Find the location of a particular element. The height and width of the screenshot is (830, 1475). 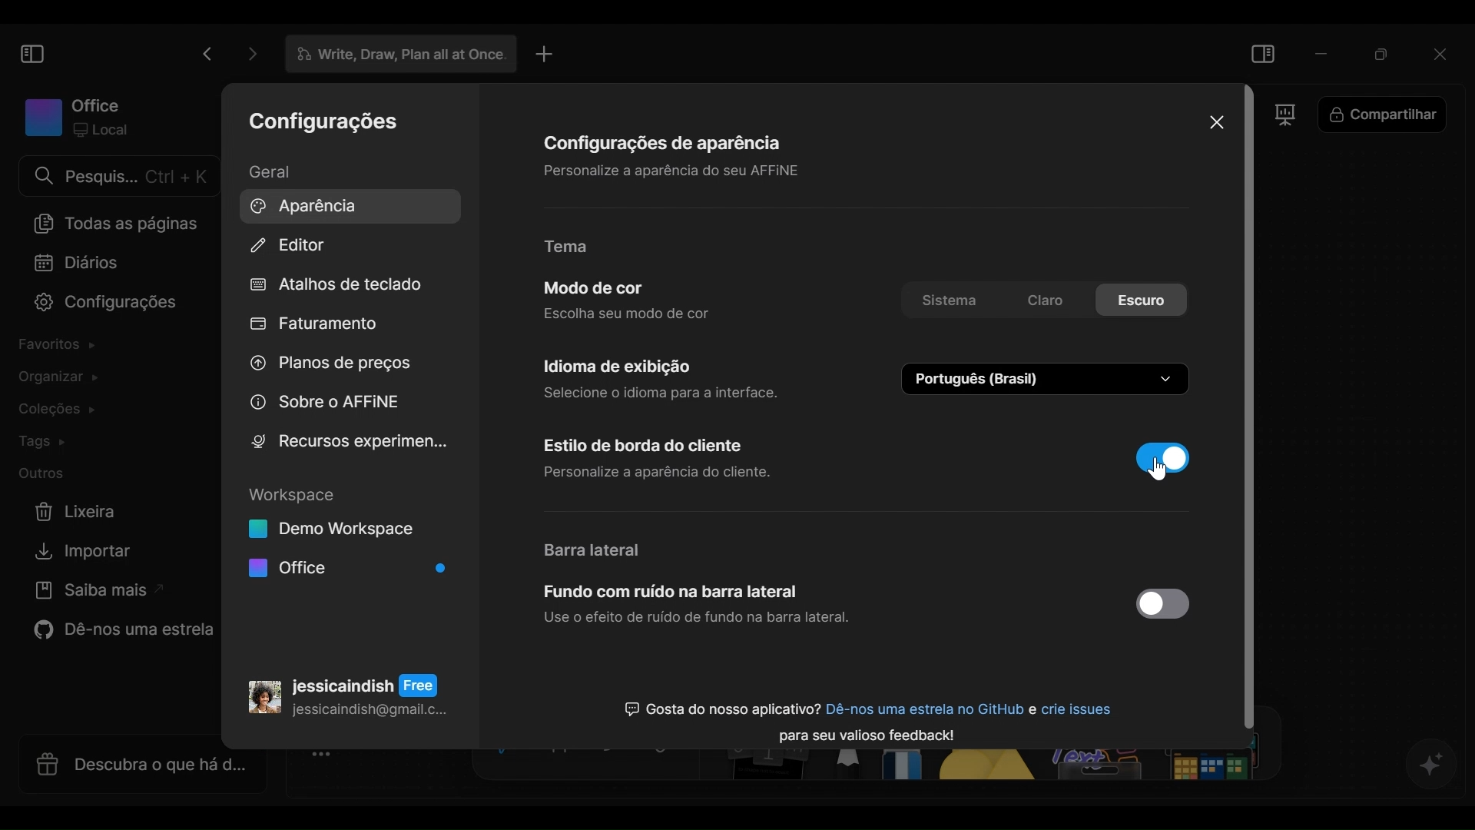

General is located at coordinates (282, 171).